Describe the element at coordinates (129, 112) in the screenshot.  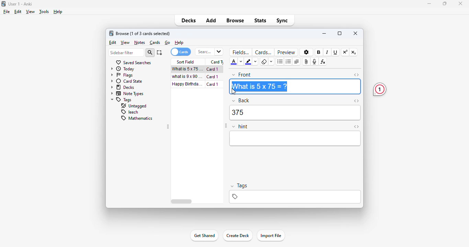
I see `leech` at that location.